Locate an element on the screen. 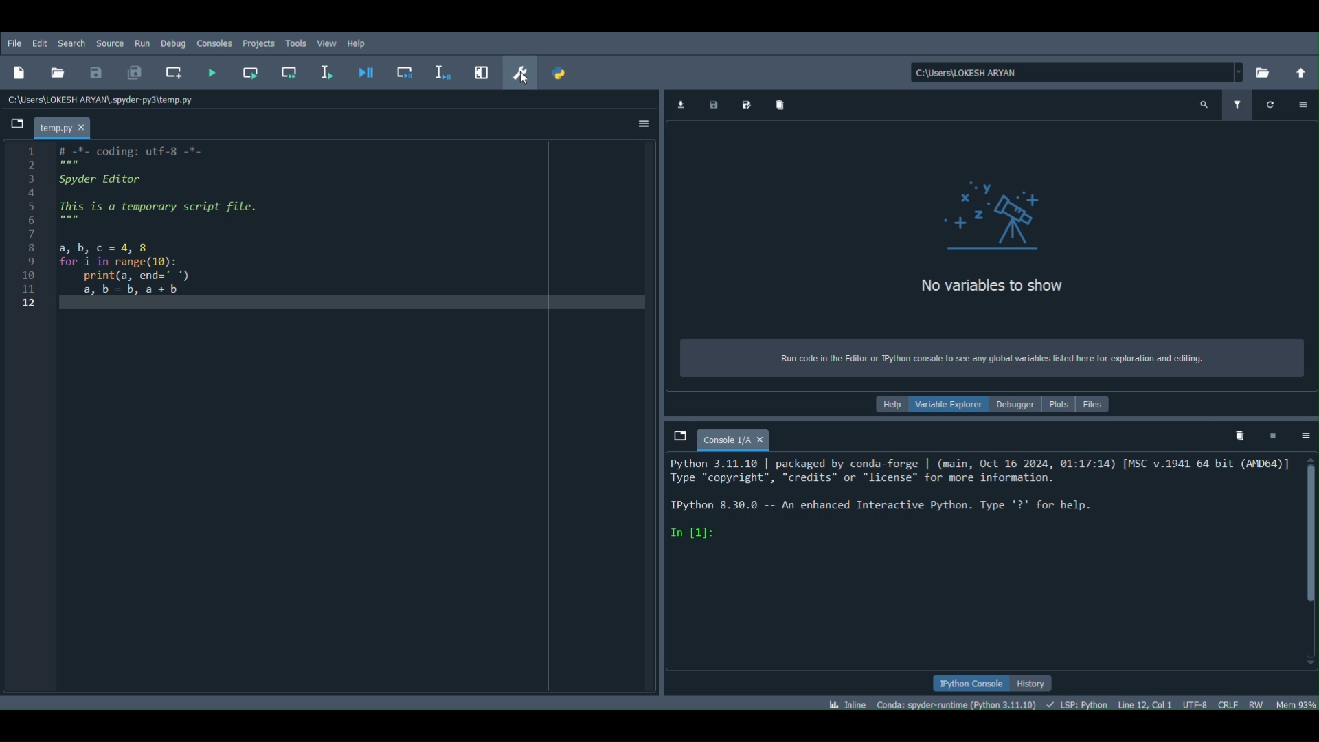 This screenshot has height=742, width=1319. History is located at coordinates (1035, 682).